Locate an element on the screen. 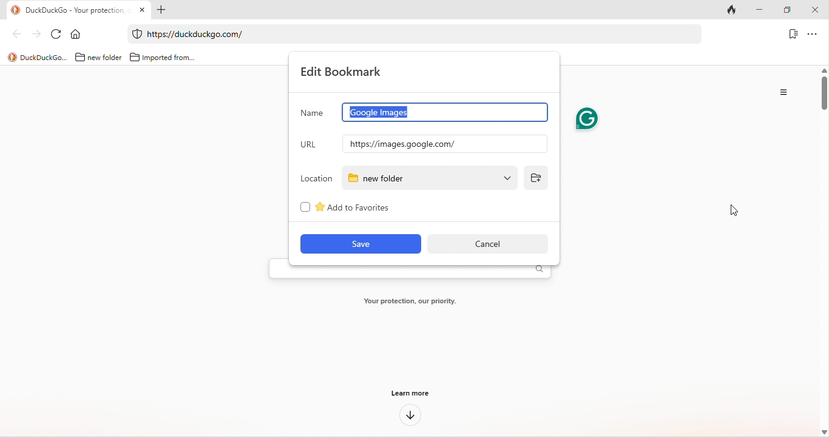 This screenshot has height=438, width=829. url of google images is located at coordinates (444, 143).